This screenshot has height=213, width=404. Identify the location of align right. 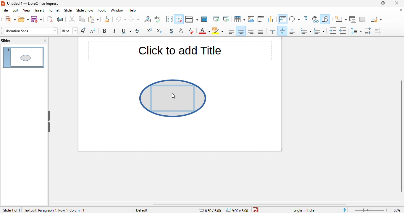
(251, 30).